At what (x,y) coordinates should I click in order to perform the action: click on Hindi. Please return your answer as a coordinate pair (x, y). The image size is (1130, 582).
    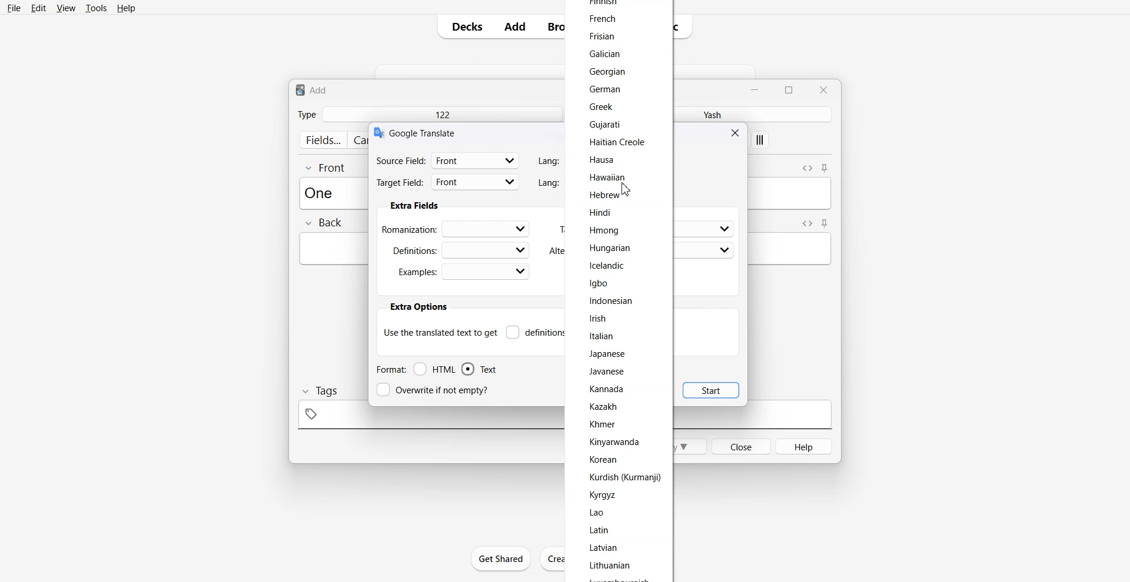
    Looking at the image, I should click on (603, 211).